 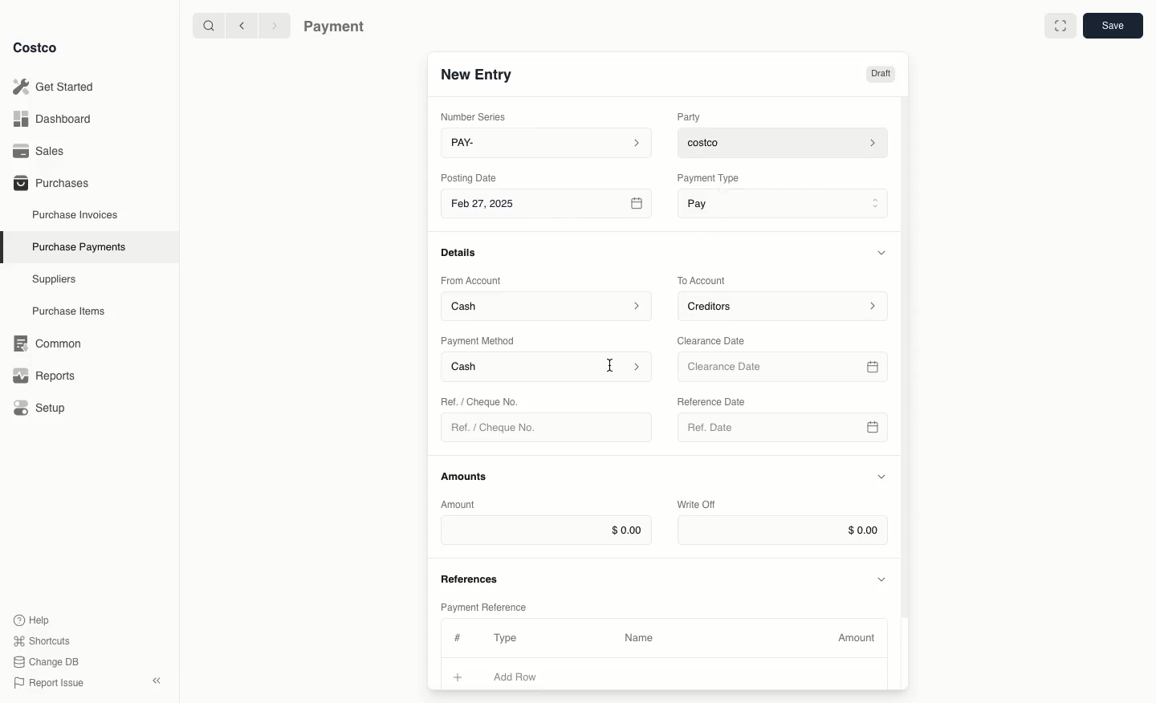 What do you see at coordinates (466, 476) in the screenshot?
I see `Amounts` at bounding box center [466, 476].